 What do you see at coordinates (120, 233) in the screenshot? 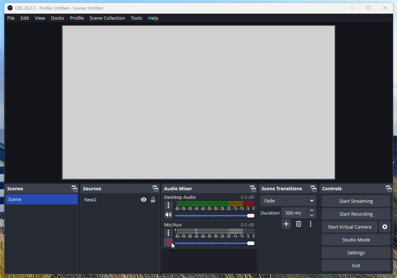
I see `New2` at bounding box center [120, 233].